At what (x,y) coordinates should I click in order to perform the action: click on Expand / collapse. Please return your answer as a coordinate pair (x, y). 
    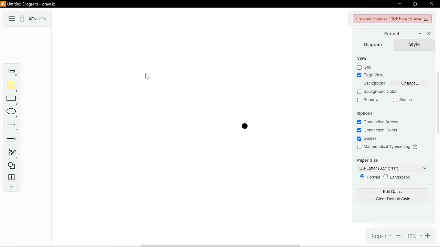
    Looking at the image, I should click on (12, 186).